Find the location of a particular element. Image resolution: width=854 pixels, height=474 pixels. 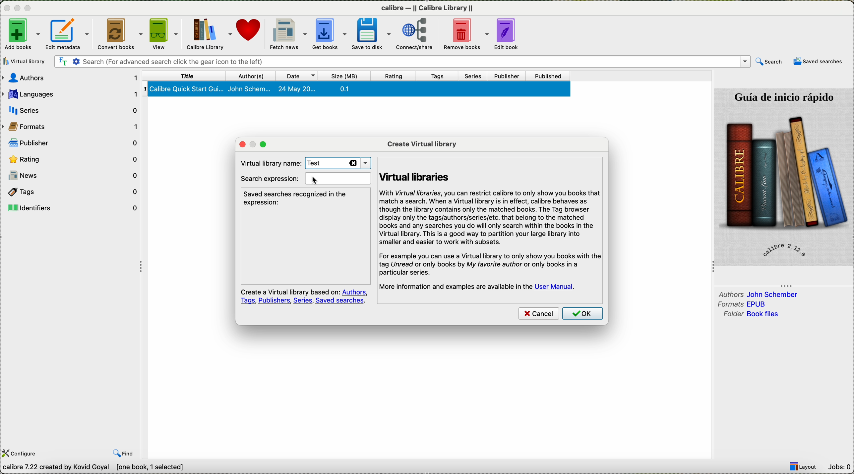

cancel is located at coordinates (538, 314).